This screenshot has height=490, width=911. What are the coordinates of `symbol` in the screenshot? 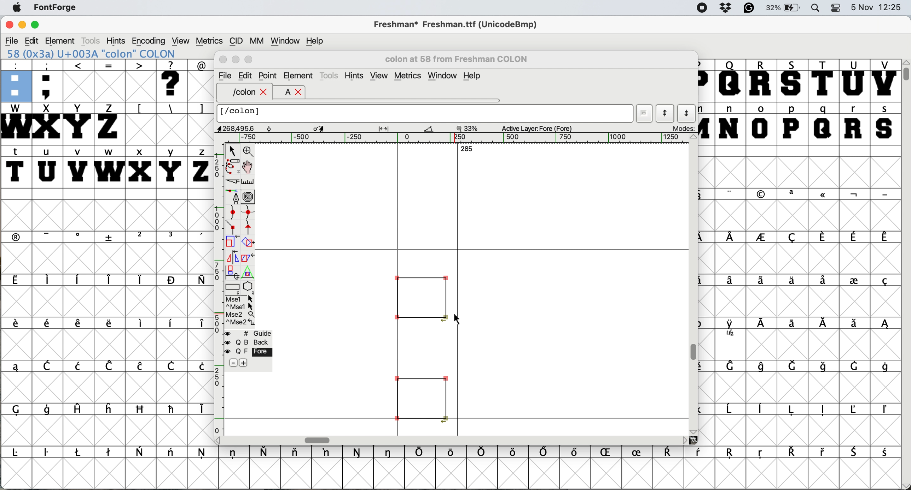 It's located at (19, 453).